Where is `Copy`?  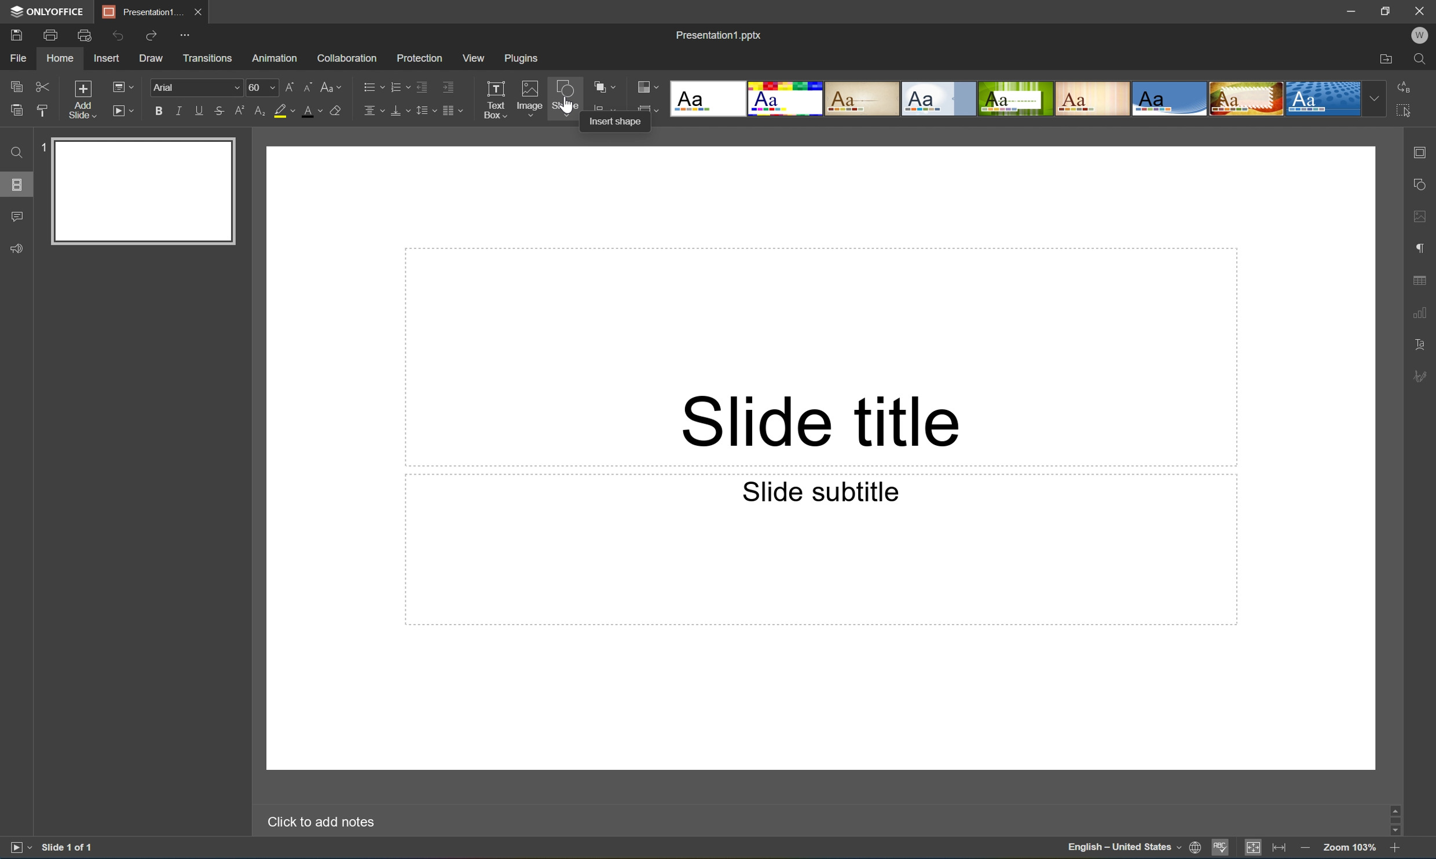
Copy is located at coordinates (17, 83).